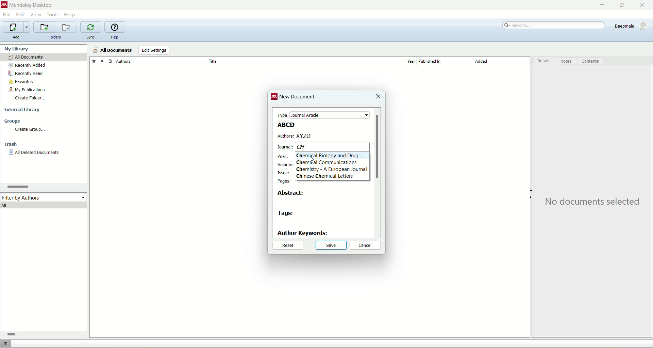 This screenshot has height=348, width=653. I want to click on added, so click(502, 63).